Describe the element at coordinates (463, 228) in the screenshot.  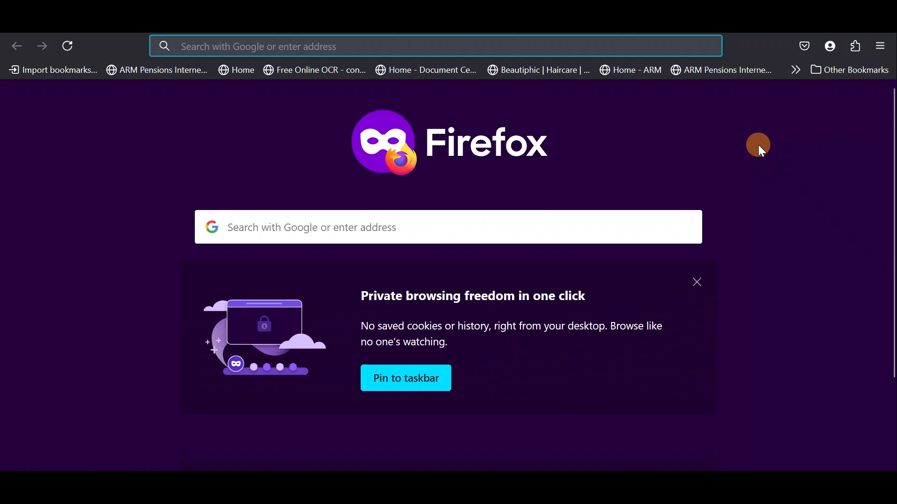
I see `Search bar` at that location.